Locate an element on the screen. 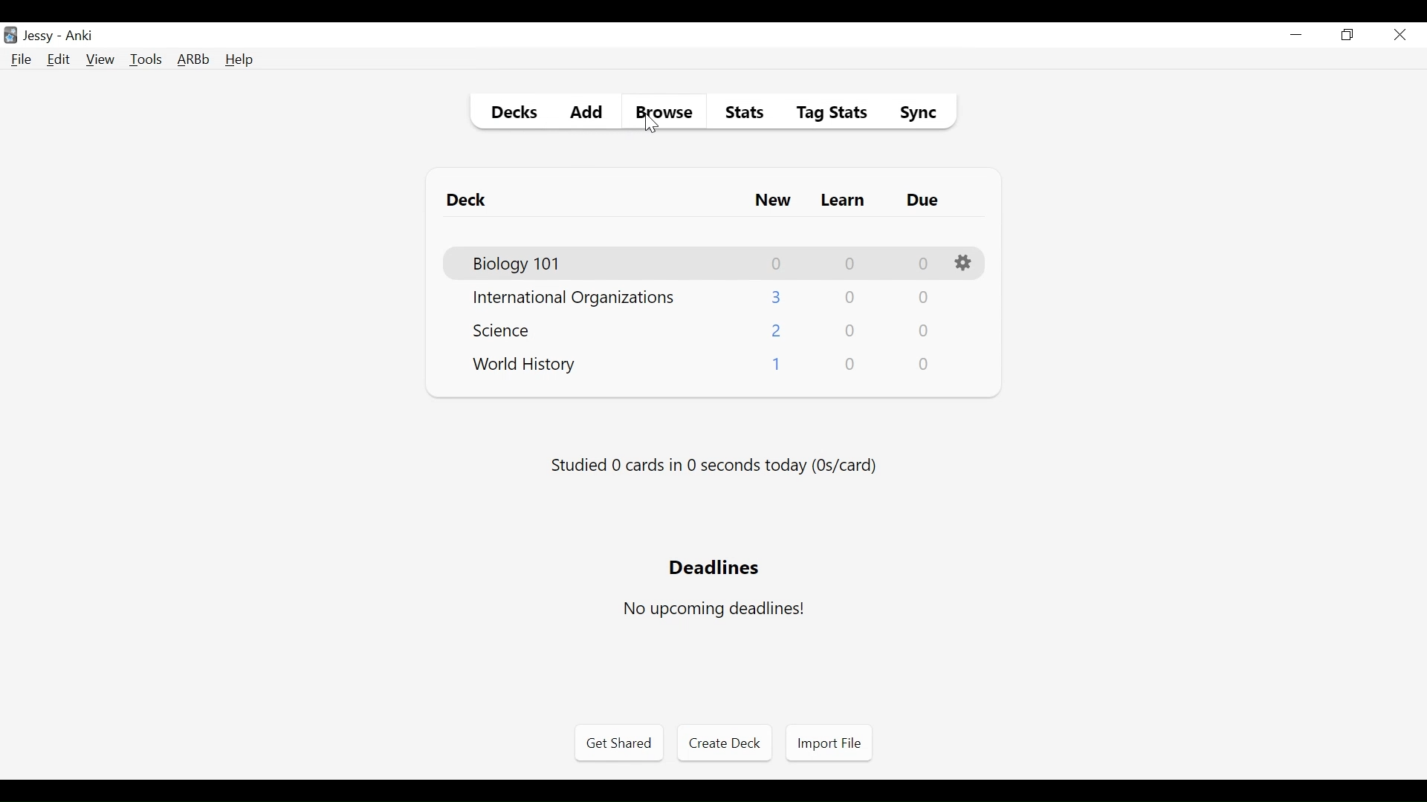  No upcoming deadlines is located at coordinates (713, 609).